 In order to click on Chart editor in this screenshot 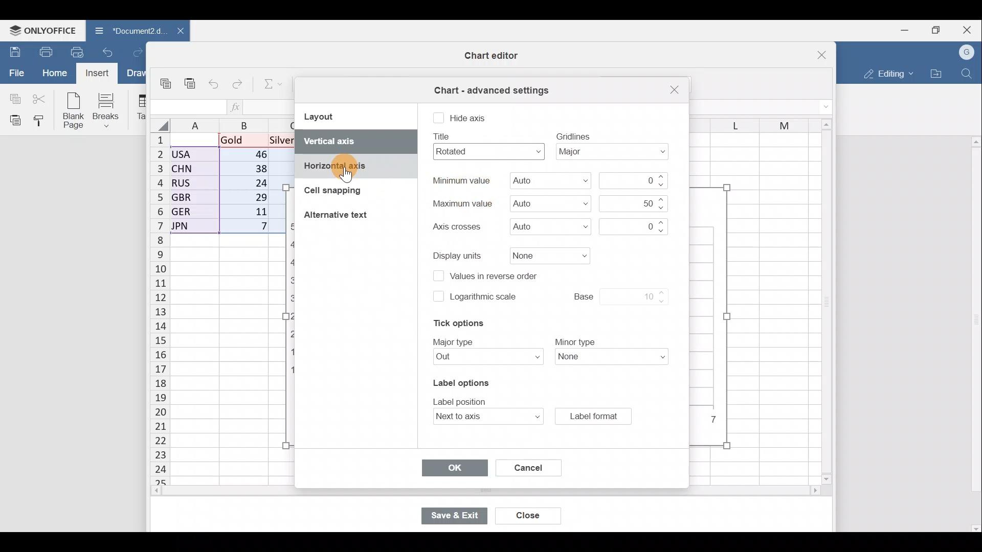, I will do `click(488, 56)`.